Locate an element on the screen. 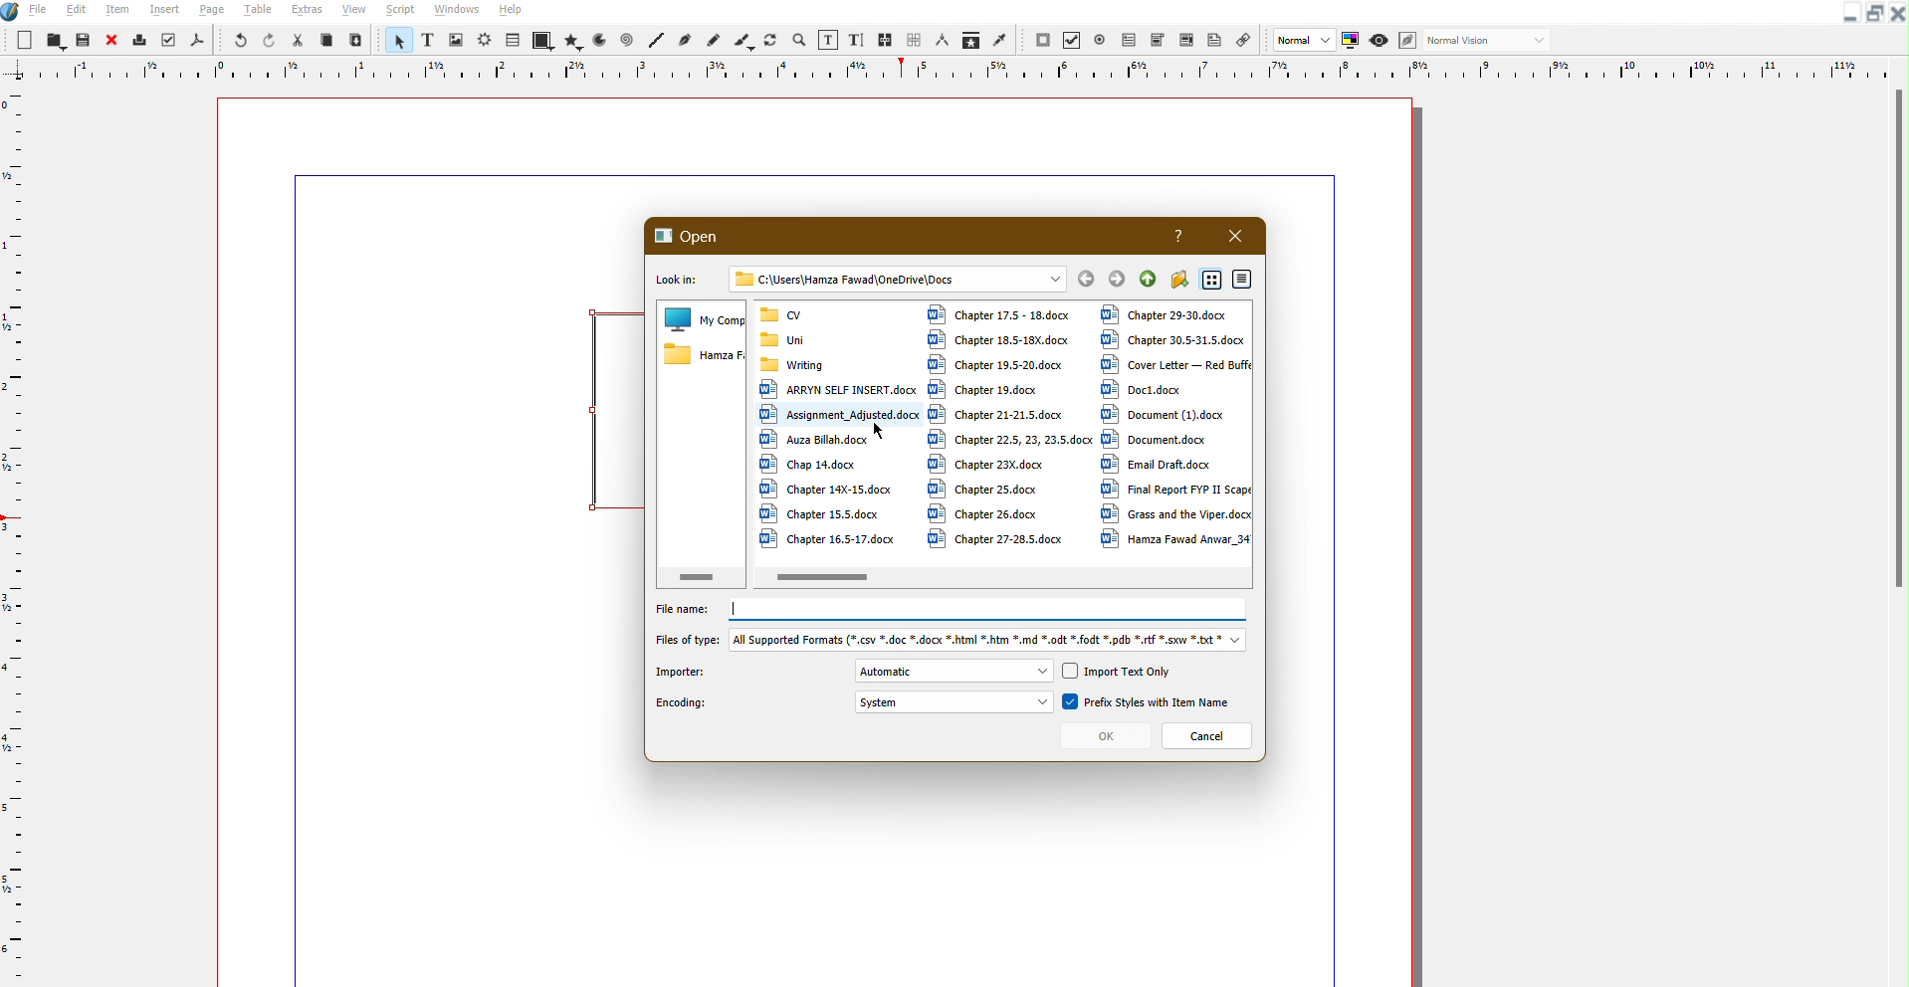  Text Size is located at coordinates (857, 39).